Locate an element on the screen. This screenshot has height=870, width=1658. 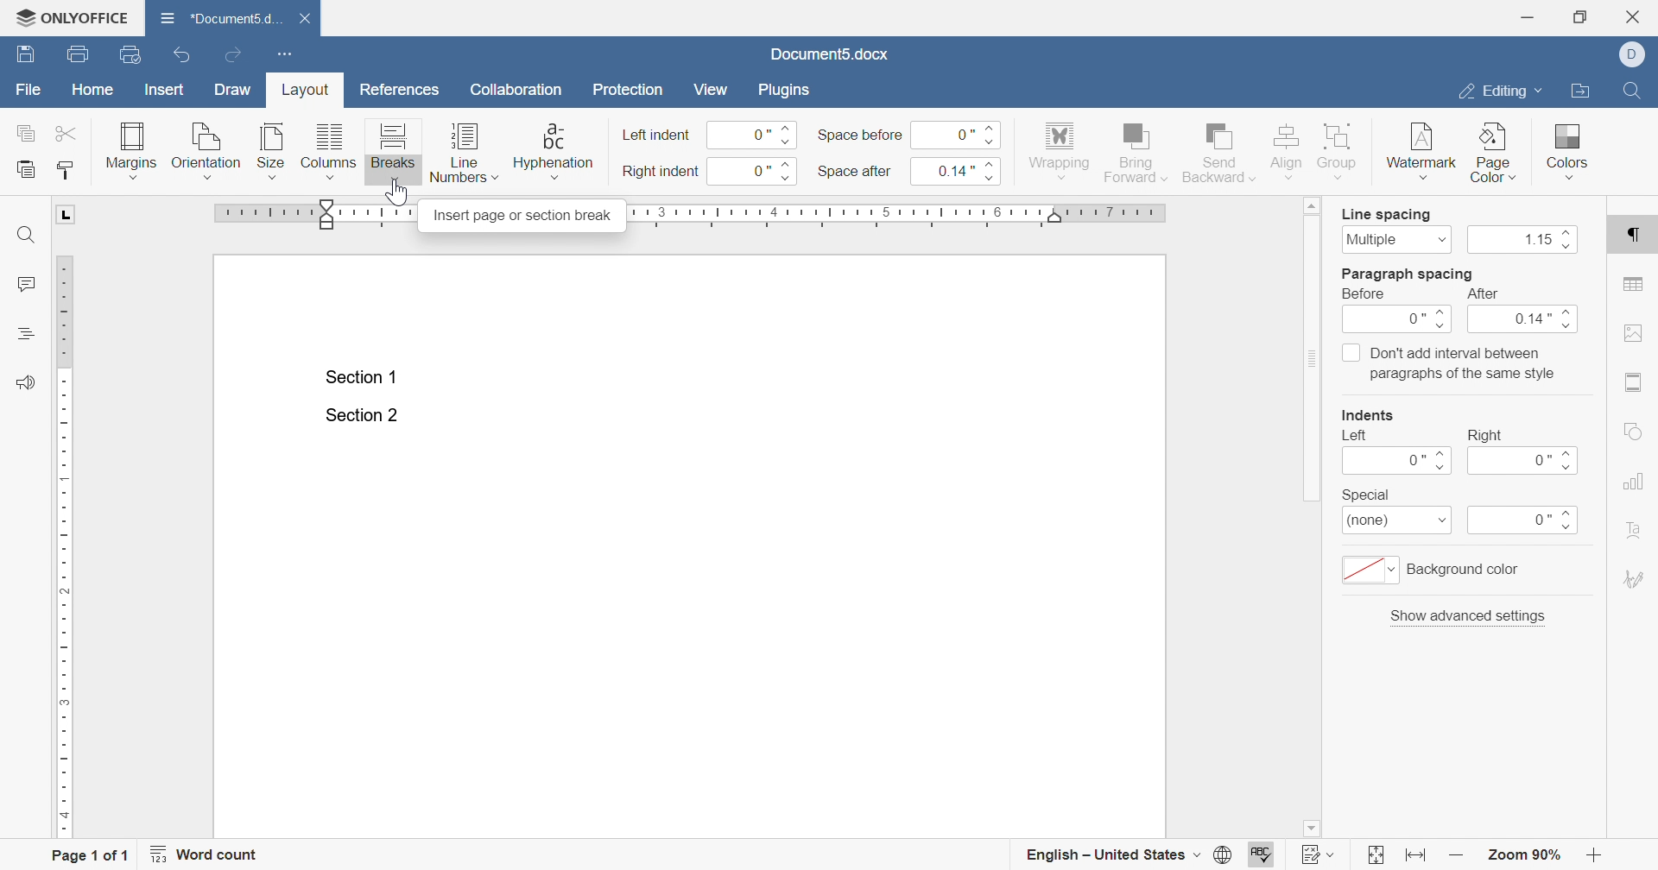
references is located at coordinates (400, 90).